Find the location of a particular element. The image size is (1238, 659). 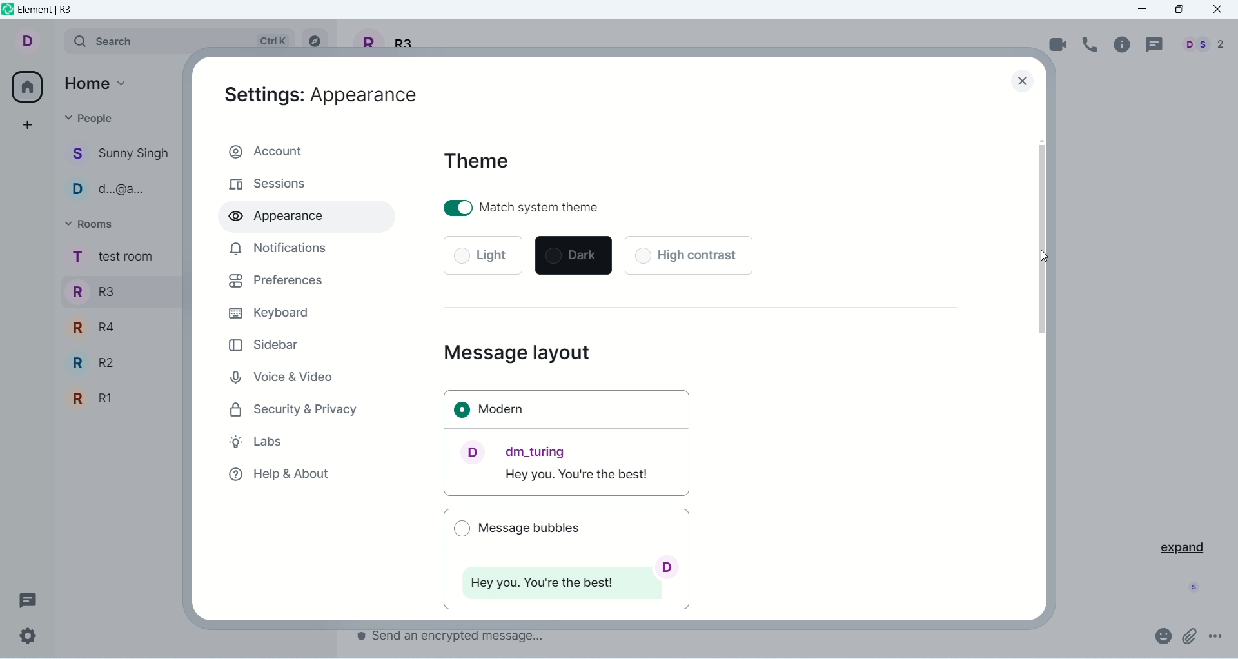

R2 is located at coordinates (123, 362).